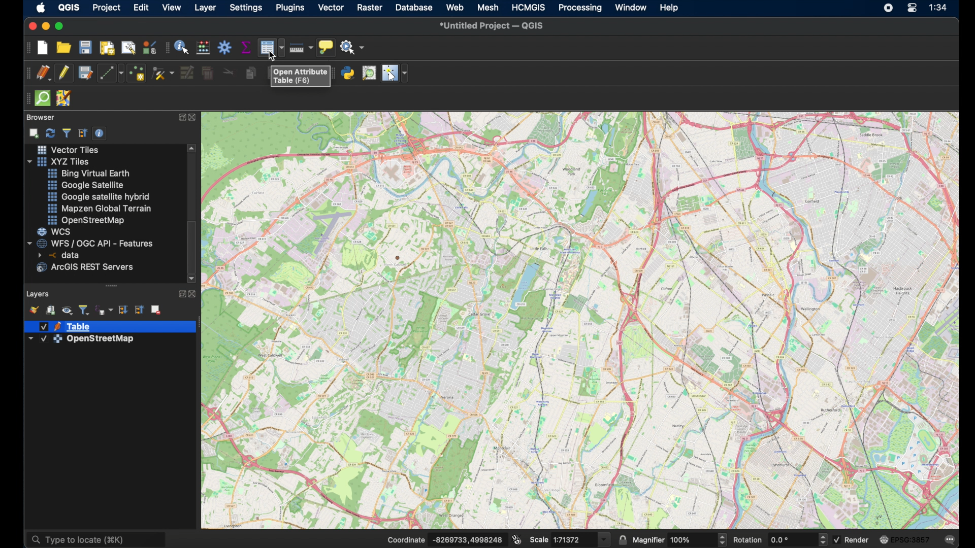  Describe the element at coordinates (791, 539) in the screenshot. I see `rotation value` at that location.